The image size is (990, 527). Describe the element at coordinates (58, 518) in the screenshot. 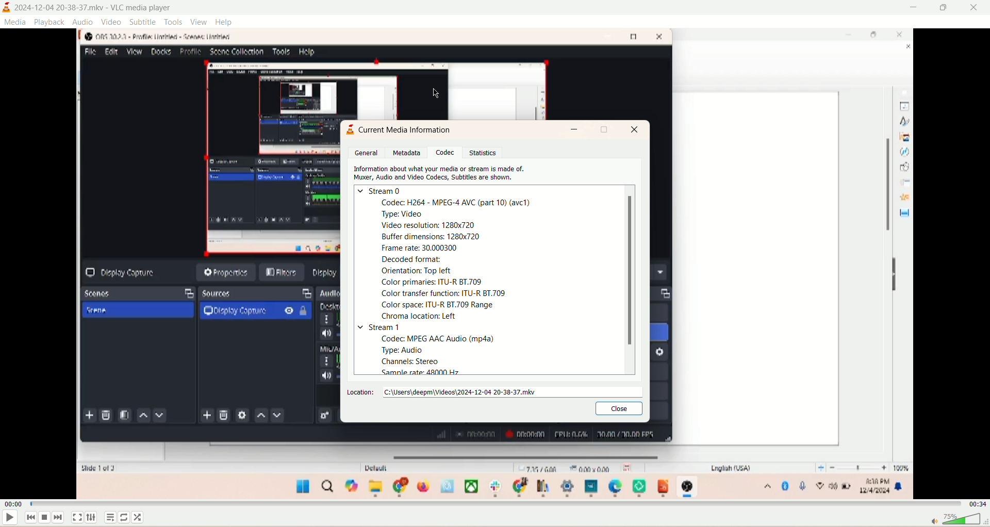

I see `next` at that location.